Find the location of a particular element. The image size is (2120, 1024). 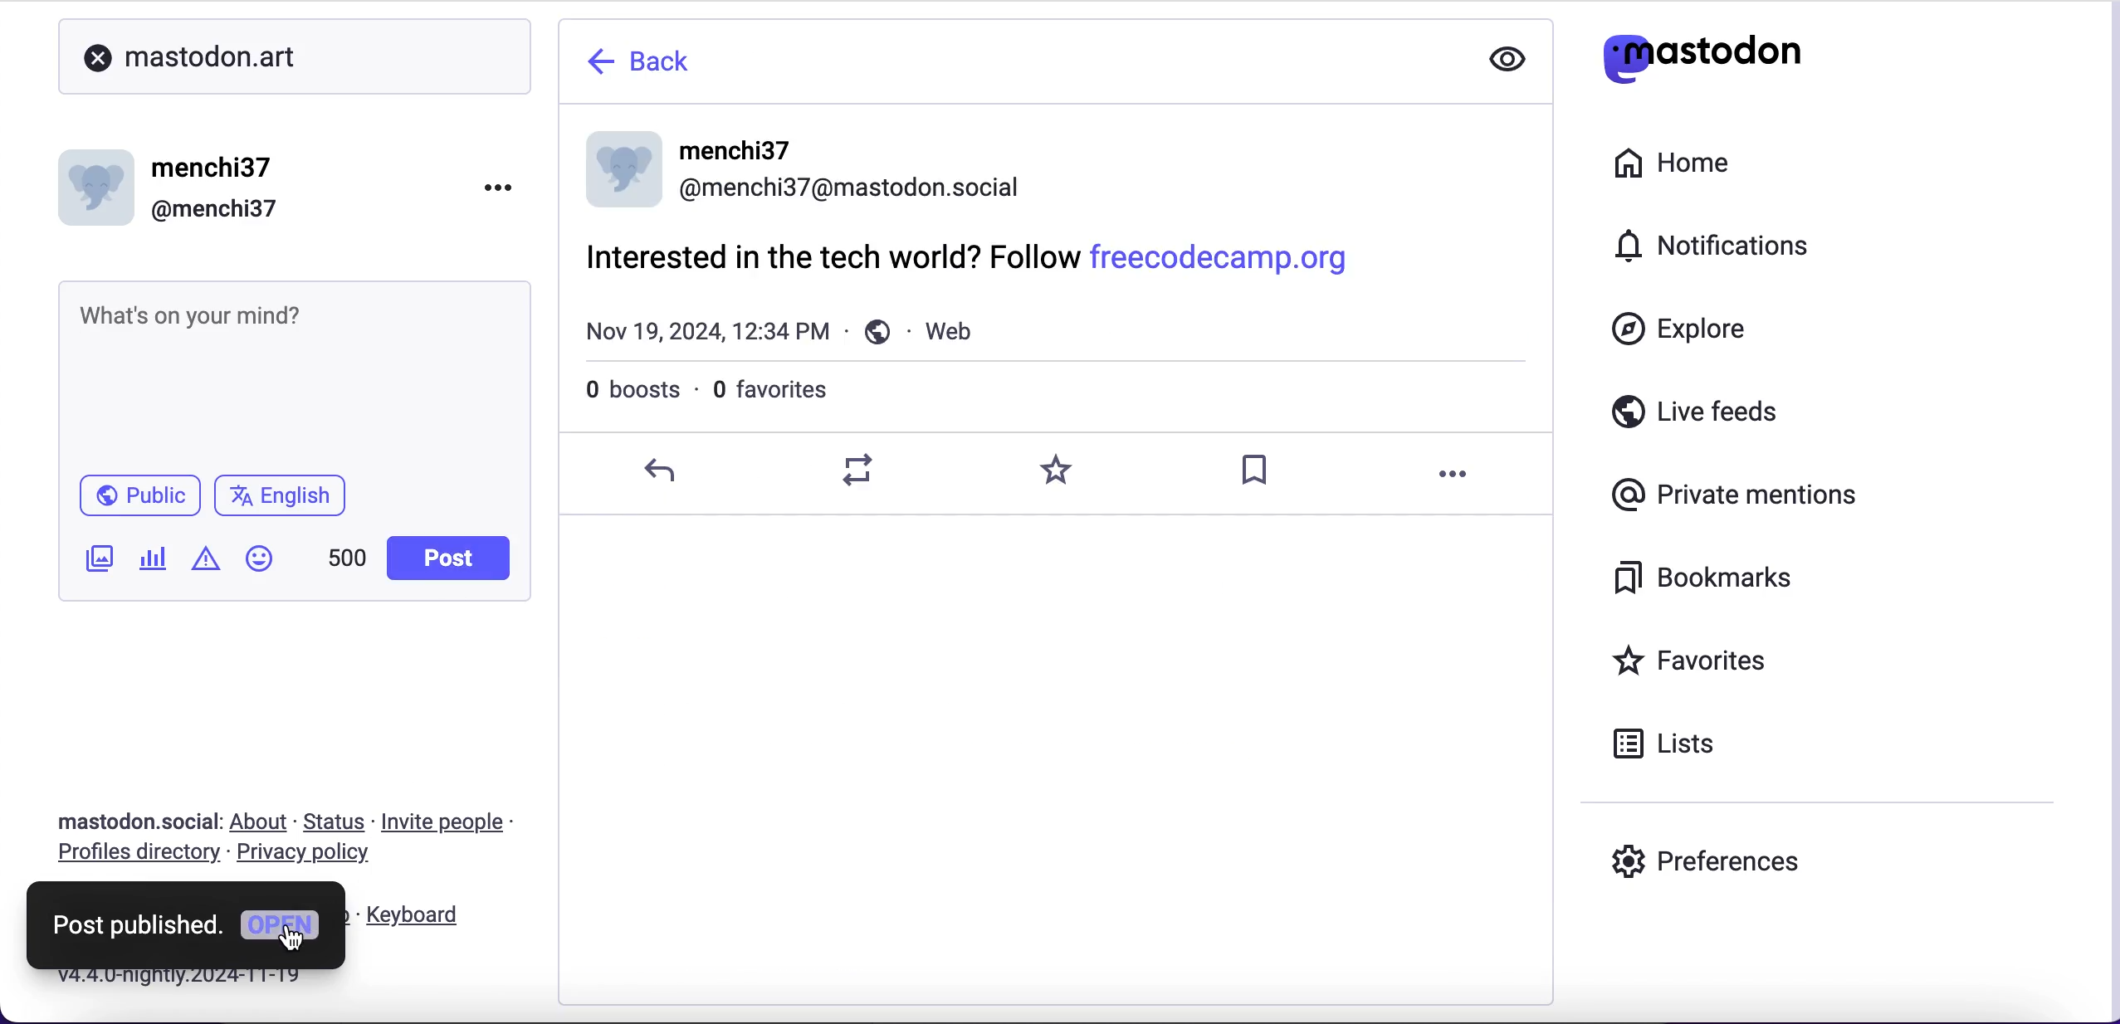

save is located at coordinates (1259, 472).